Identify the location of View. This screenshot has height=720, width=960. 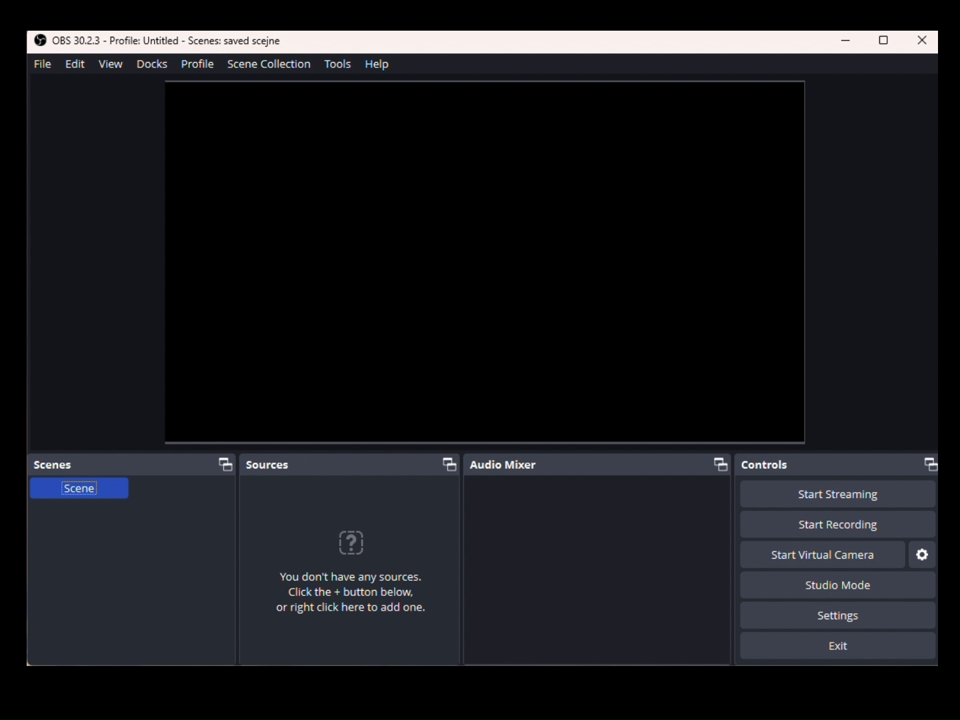
(113, 65).